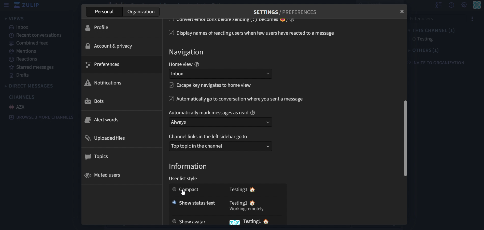 The width and height of the screenshot is (484, 230). I want to click on topics, so click(100, 155).